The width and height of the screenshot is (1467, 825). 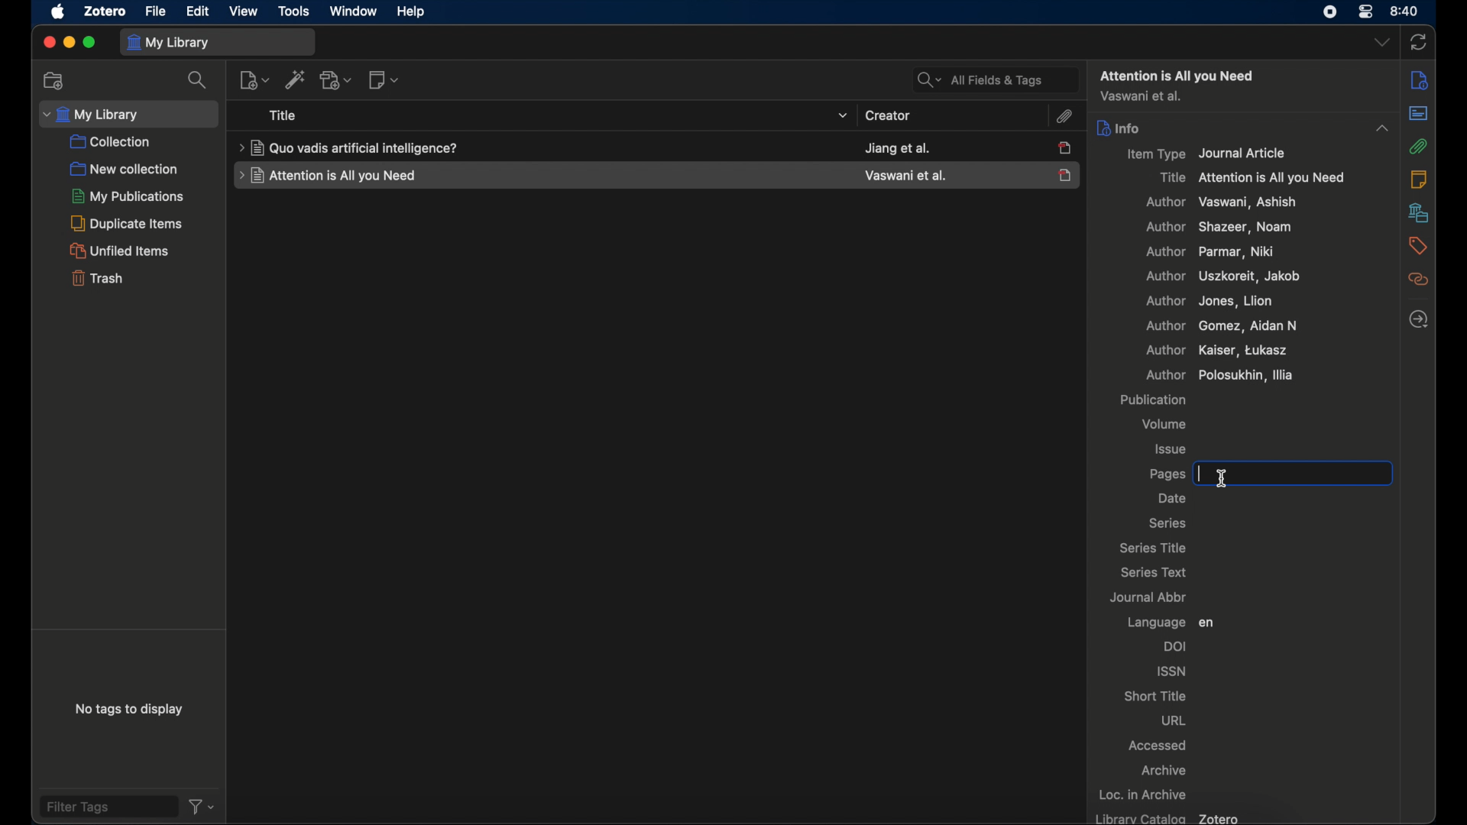 I want to click on author kaiser, tukasz, so click(x=1216, y=350).